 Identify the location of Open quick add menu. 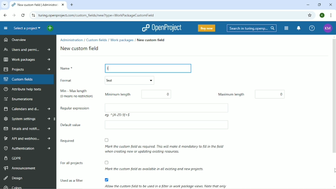
(54, 28).